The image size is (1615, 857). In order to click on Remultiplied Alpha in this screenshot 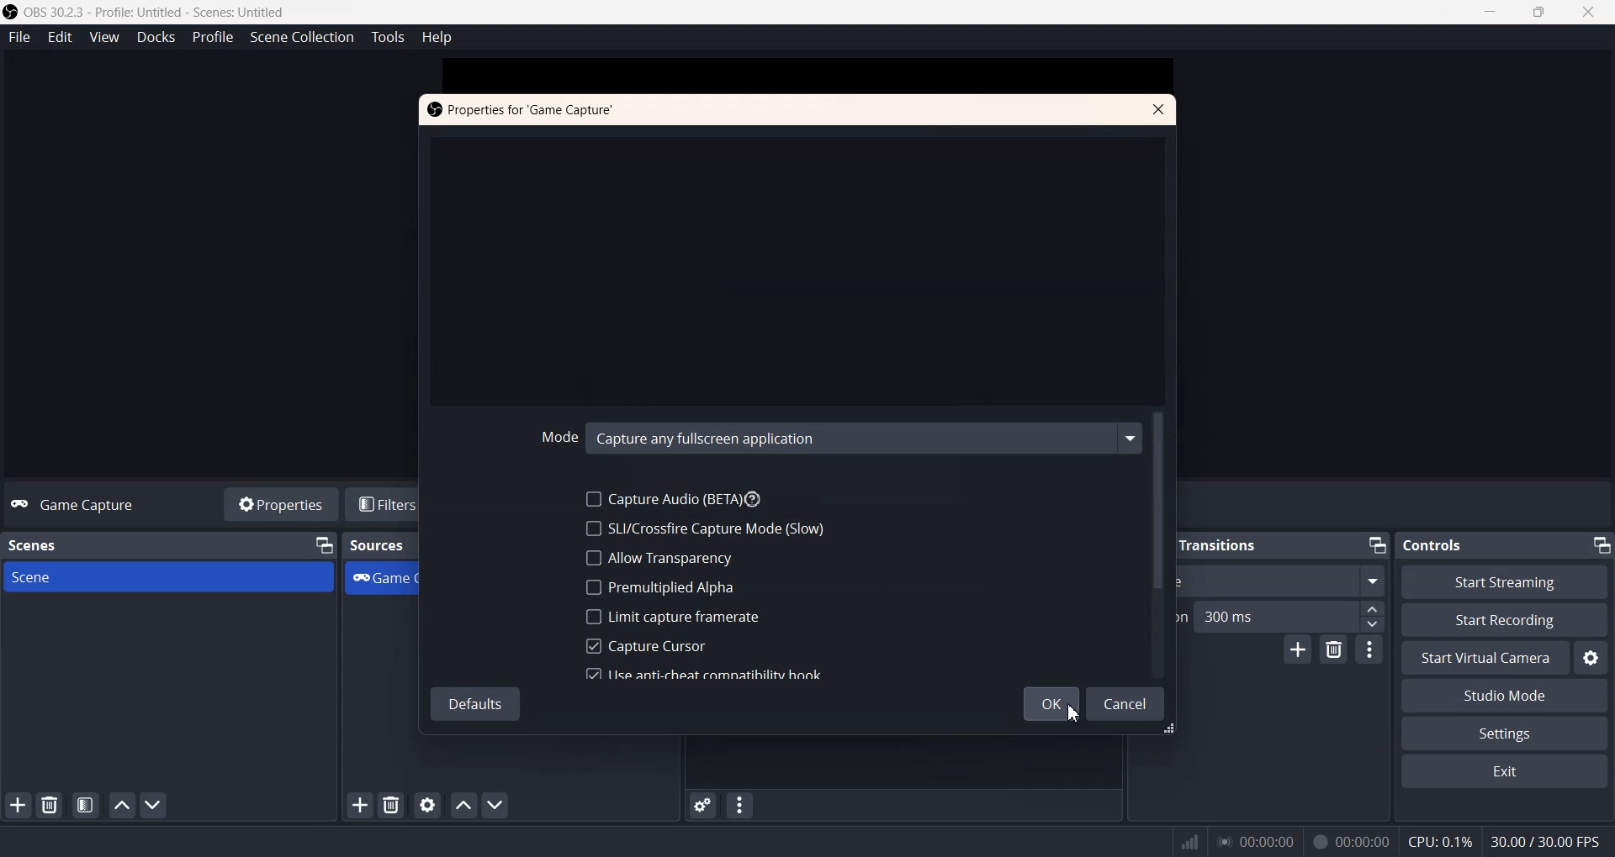, I will do `click(660, 586)`.